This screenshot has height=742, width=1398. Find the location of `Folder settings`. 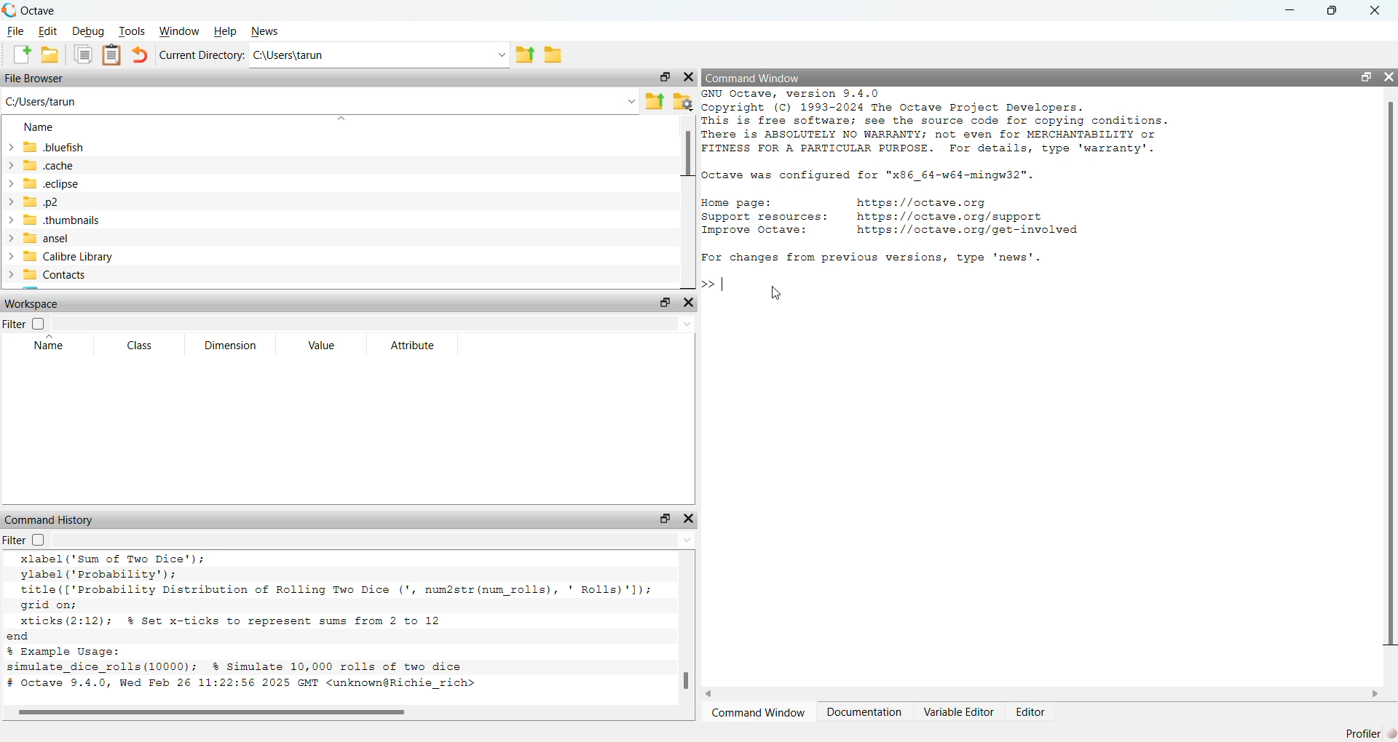

Folder settings is located at coordinates (682, 102).